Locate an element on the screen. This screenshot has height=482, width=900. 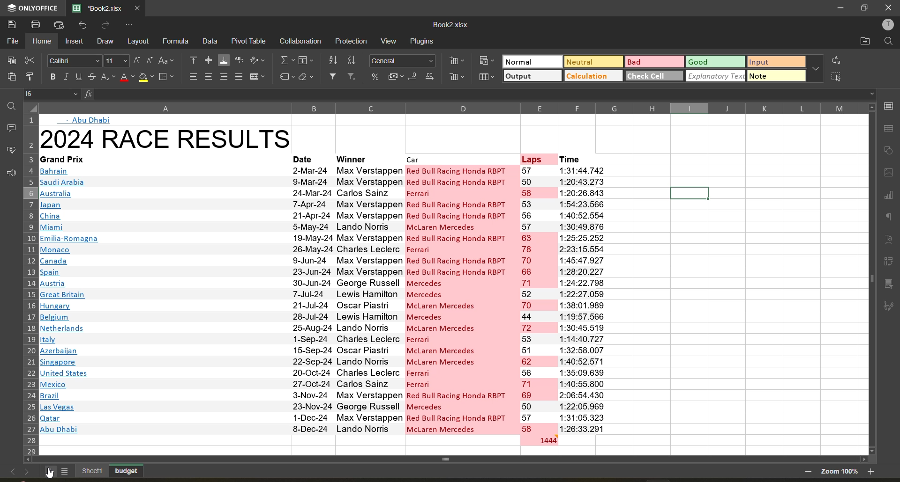
paragraph is located at coordinates (889, 219).